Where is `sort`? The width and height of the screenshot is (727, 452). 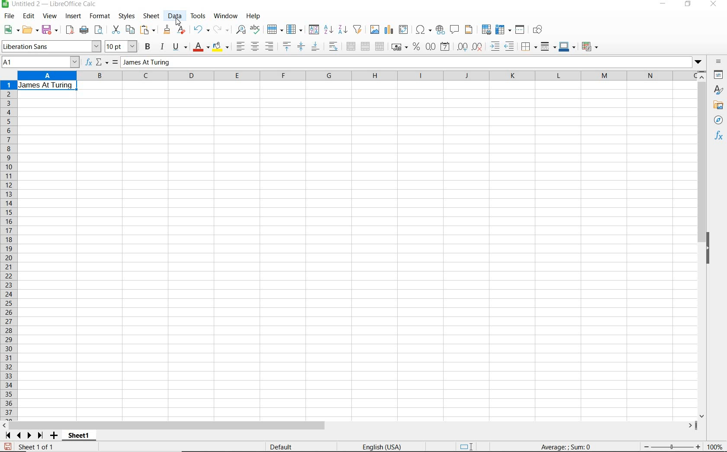 sort is located at coordinates (313, 30).